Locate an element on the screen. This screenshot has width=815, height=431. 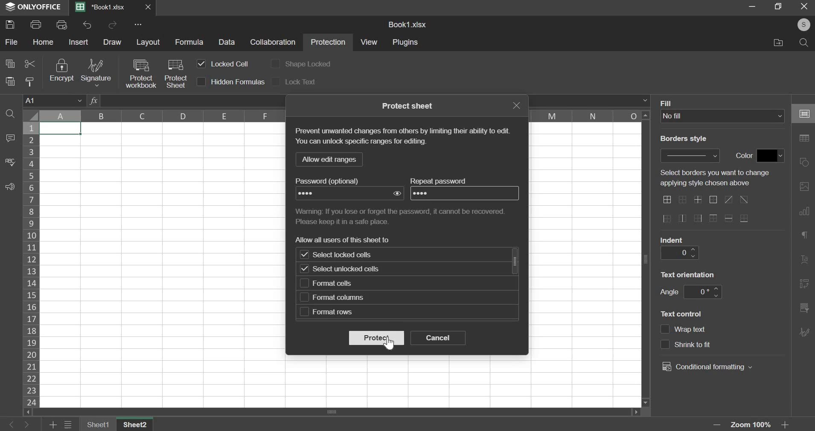
find is located at coordinates (11, 114).